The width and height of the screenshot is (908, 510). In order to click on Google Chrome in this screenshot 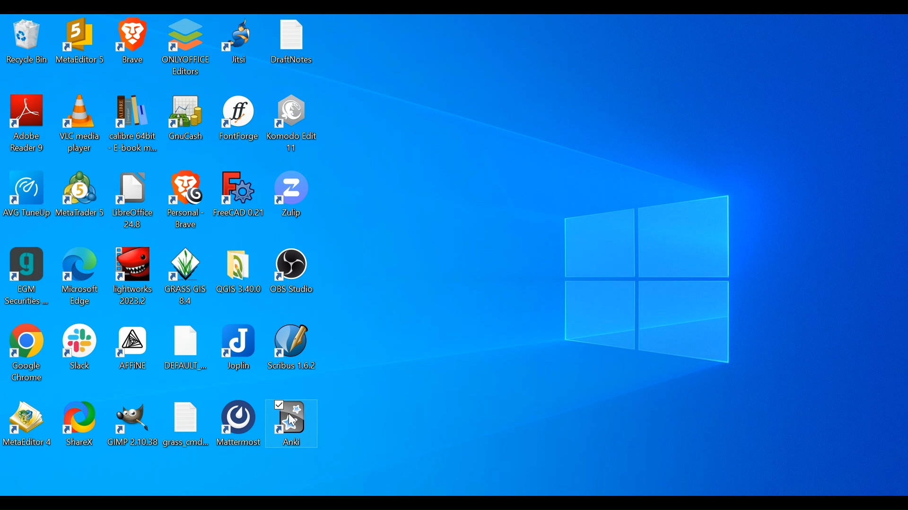, I will do `click(26, 353)`.